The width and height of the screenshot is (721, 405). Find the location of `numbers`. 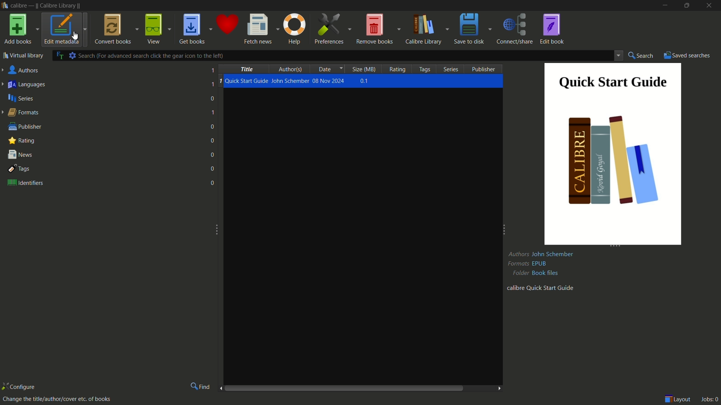

numbers is located at coordinates (212, 130).